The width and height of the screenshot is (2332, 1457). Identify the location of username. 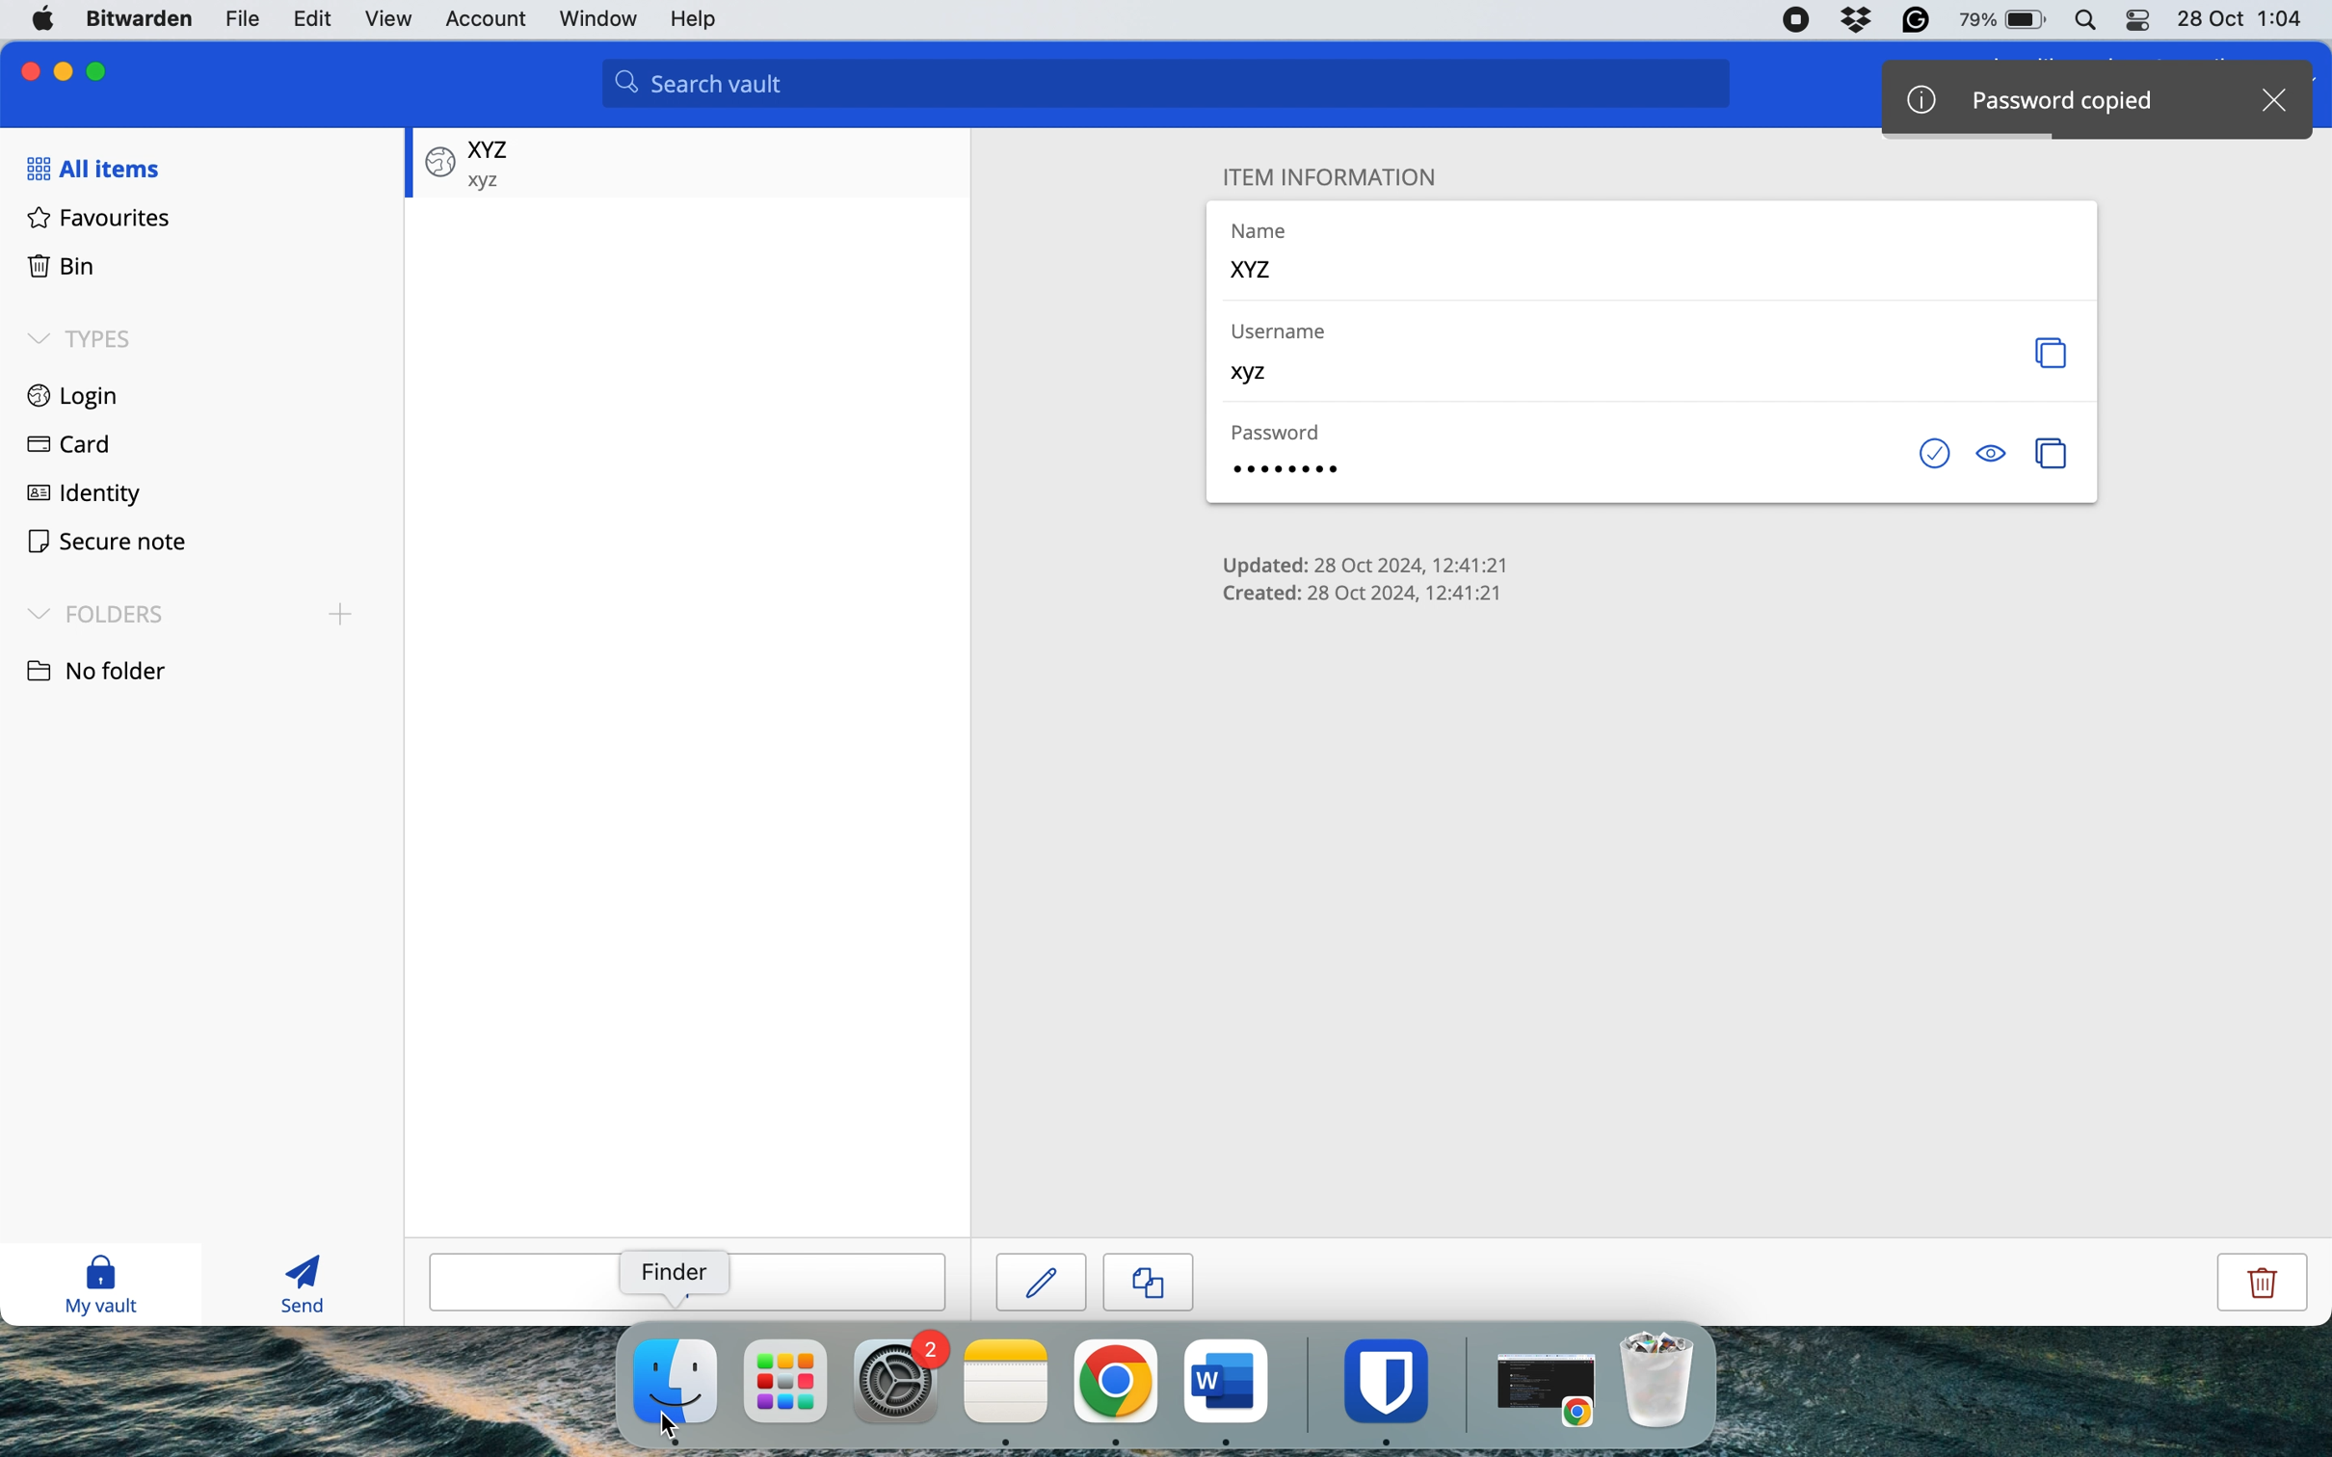
(1276, 355).